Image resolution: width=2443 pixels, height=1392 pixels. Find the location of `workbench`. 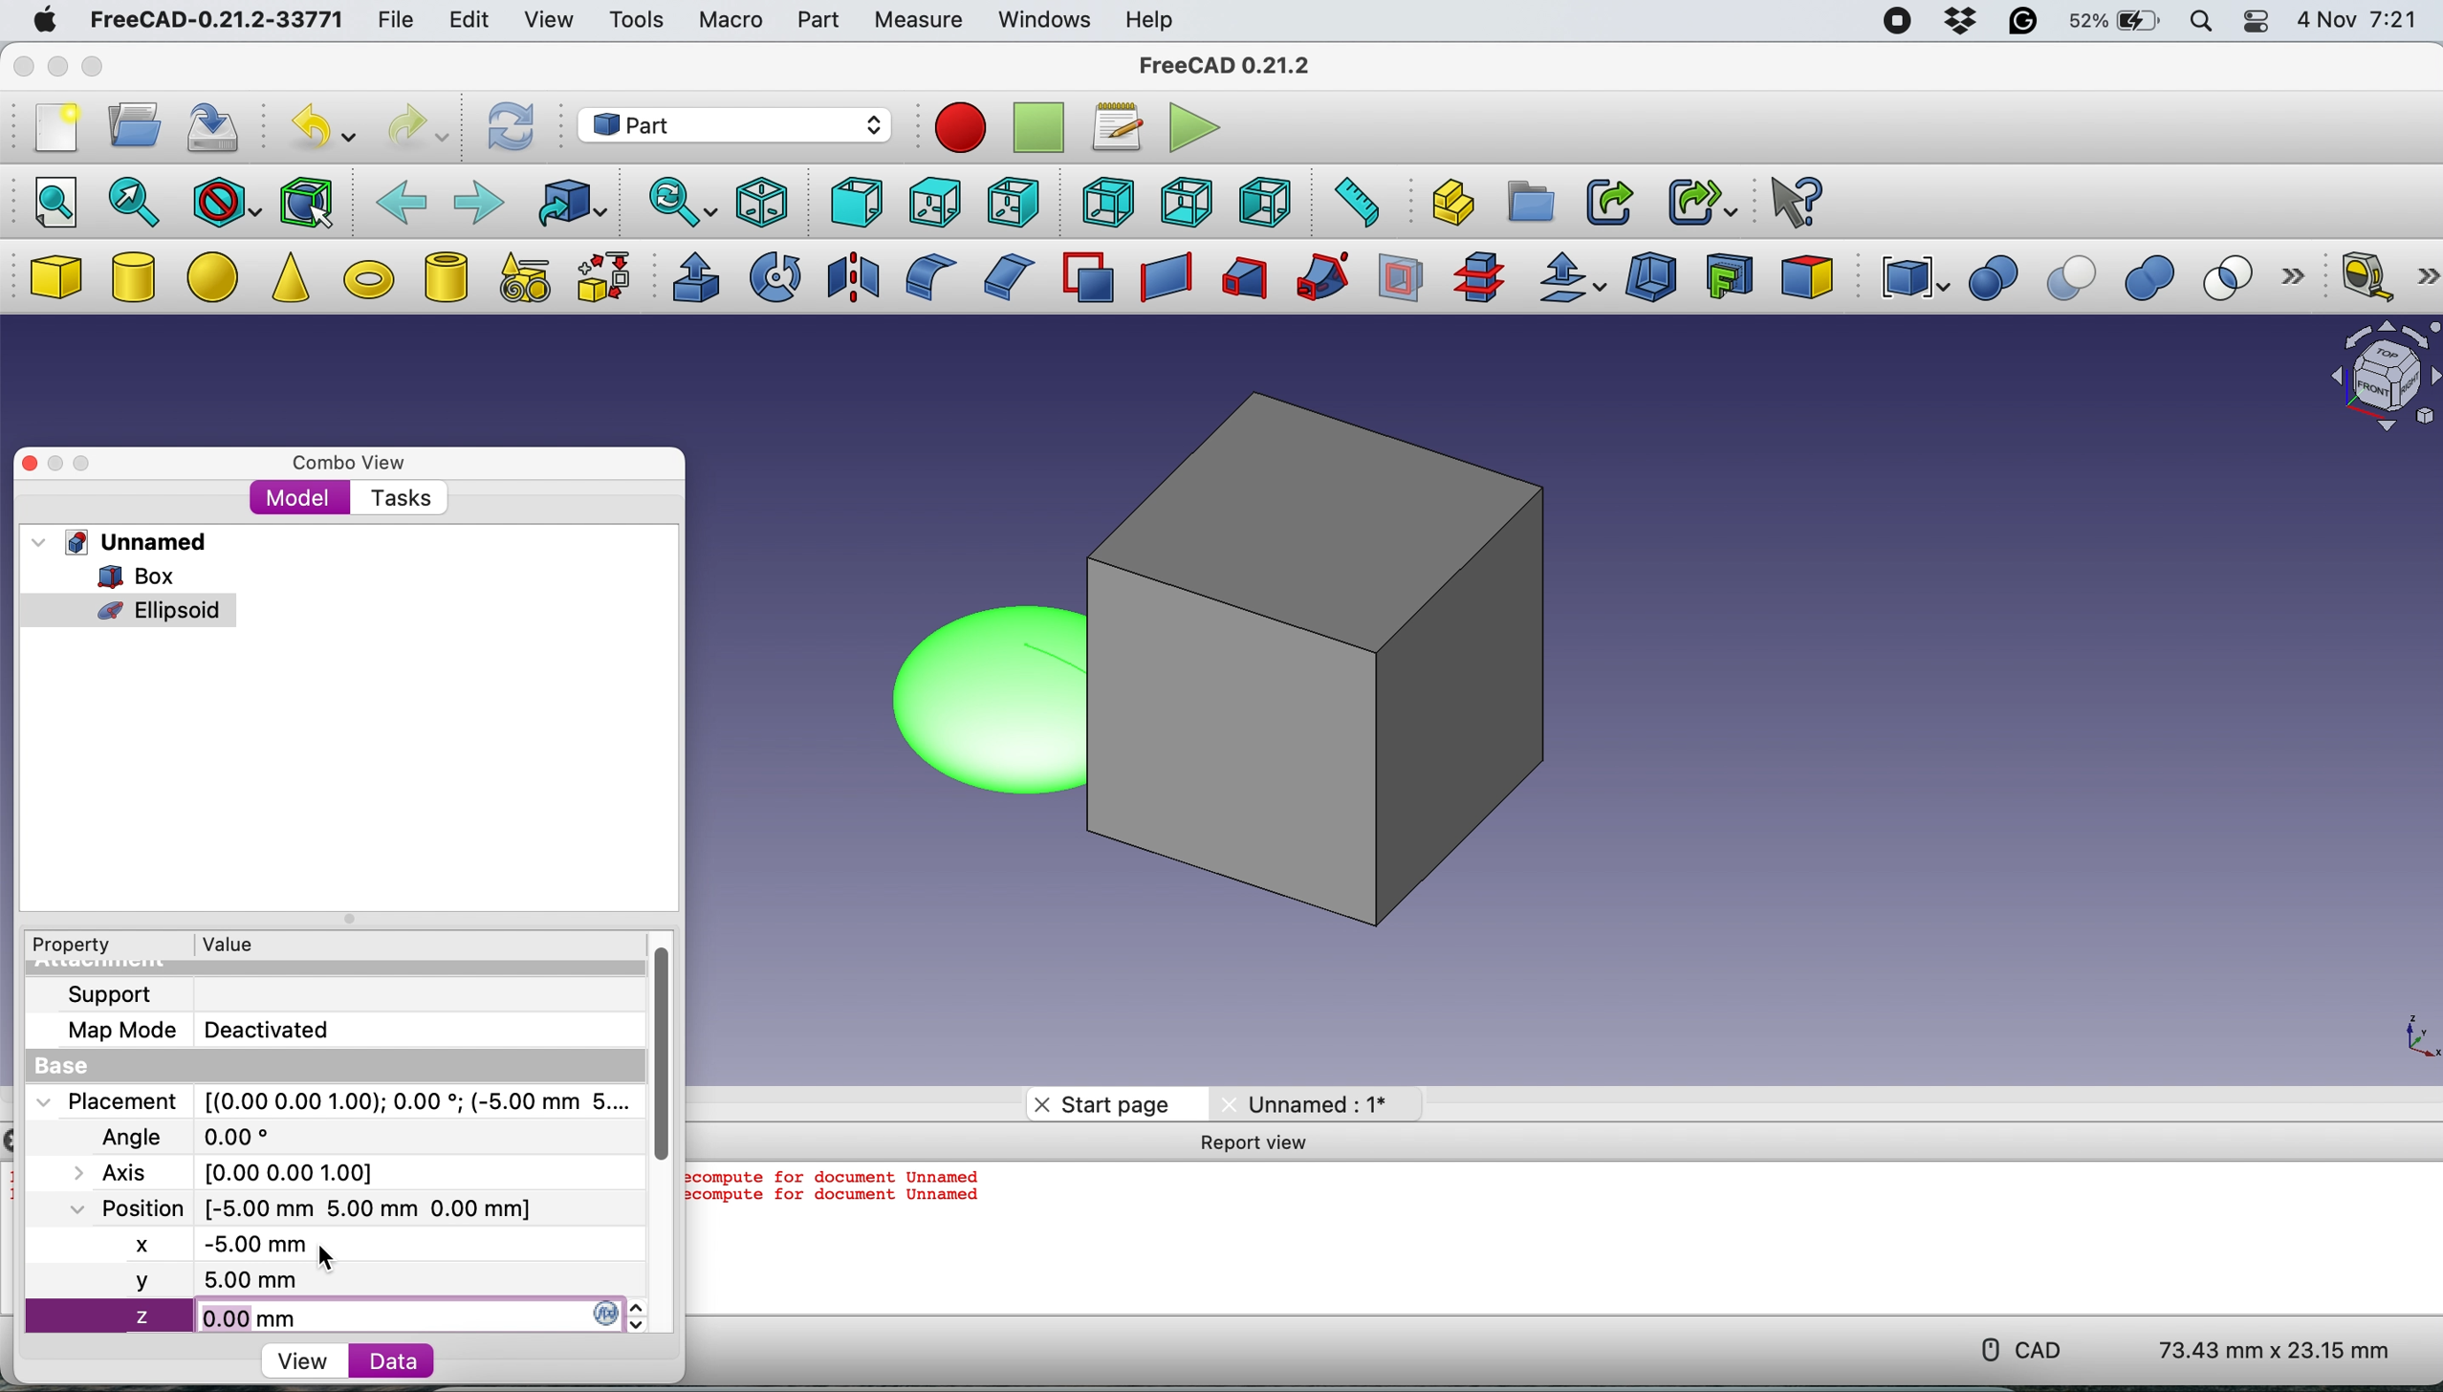

workbench is located at coordinates (732, 124).